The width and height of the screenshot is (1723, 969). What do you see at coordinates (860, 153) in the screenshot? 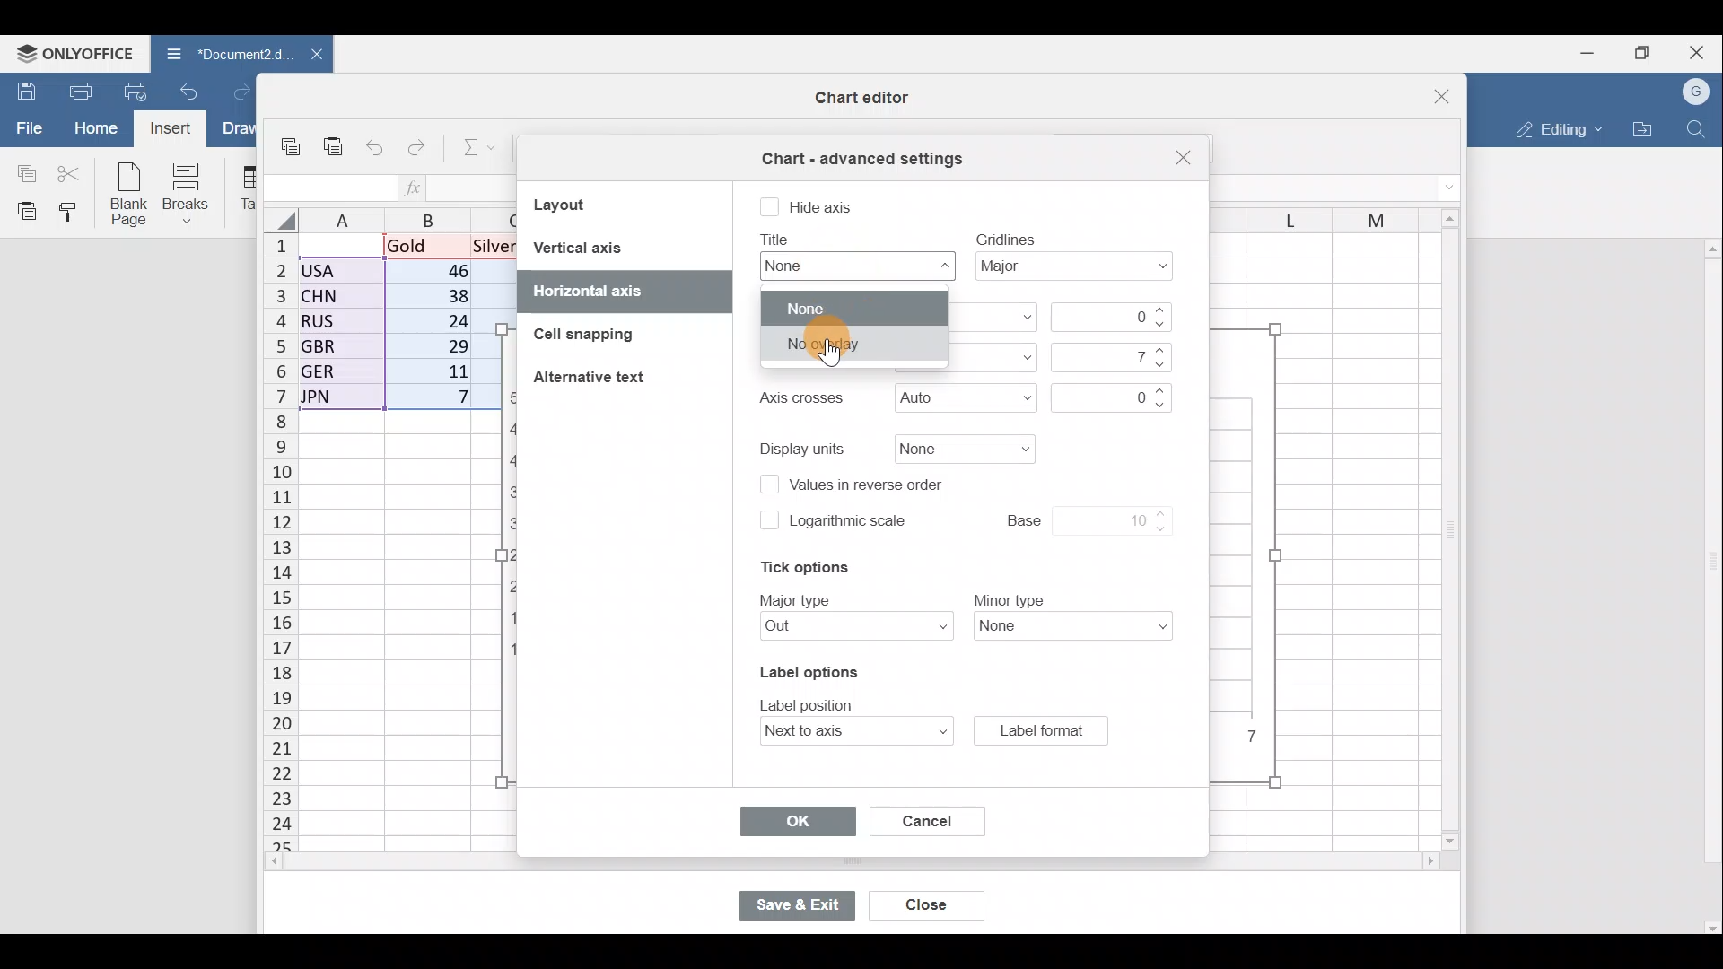
I see `Chart advanced settings` at bounding box center [860, 153].